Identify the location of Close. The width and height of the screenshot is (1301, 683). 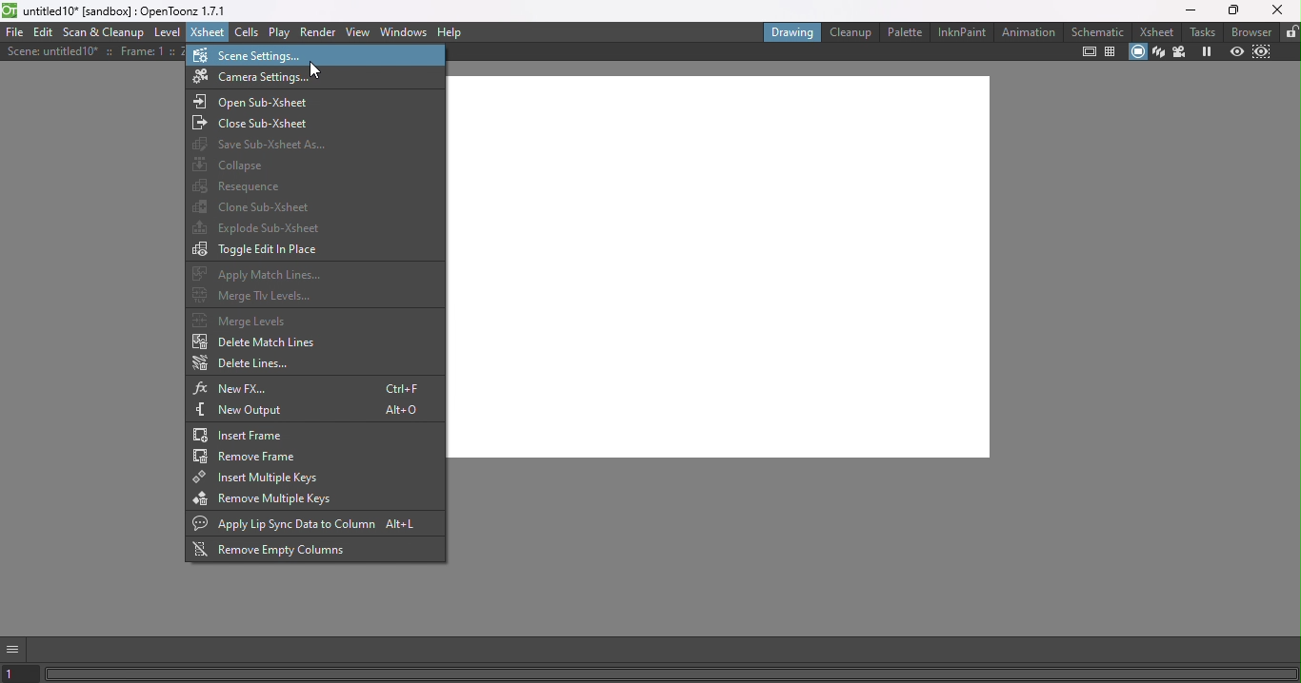
(1279, 12).